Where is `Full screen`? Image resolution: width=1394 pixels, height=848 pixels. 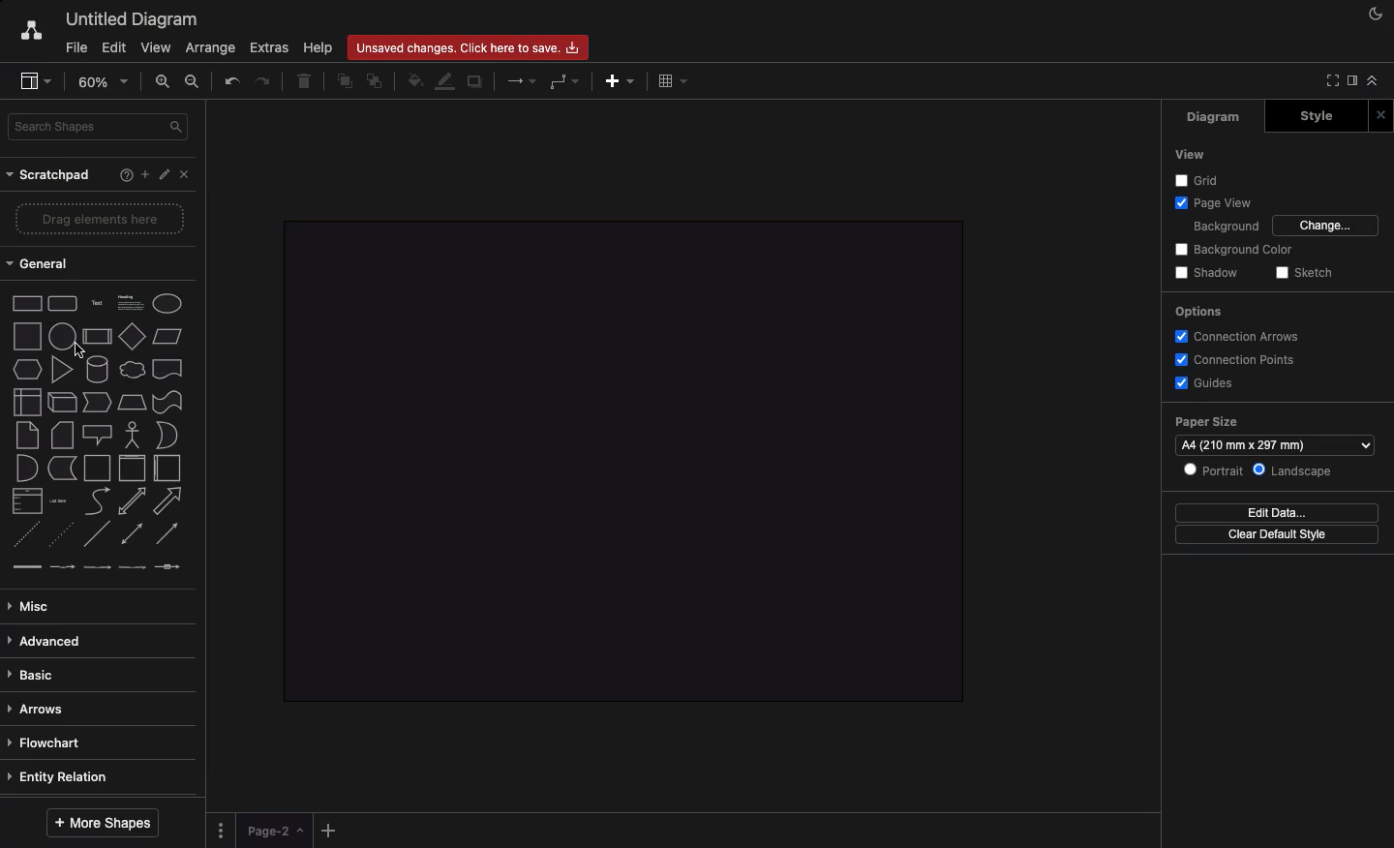 Full screen is located at coordinates (1328, 81).